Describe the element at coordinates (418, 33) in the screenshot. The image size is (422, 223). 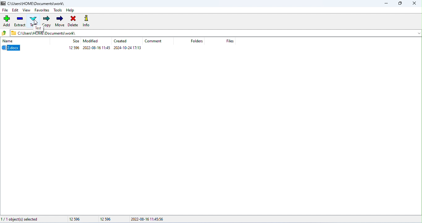
I see `drop-down` at that location.